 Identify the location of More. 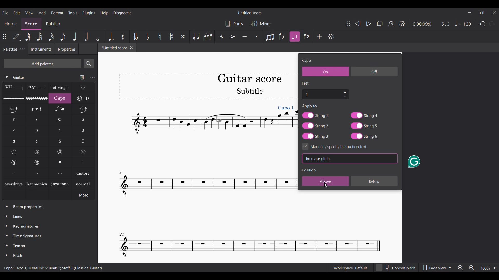
(83, 195).